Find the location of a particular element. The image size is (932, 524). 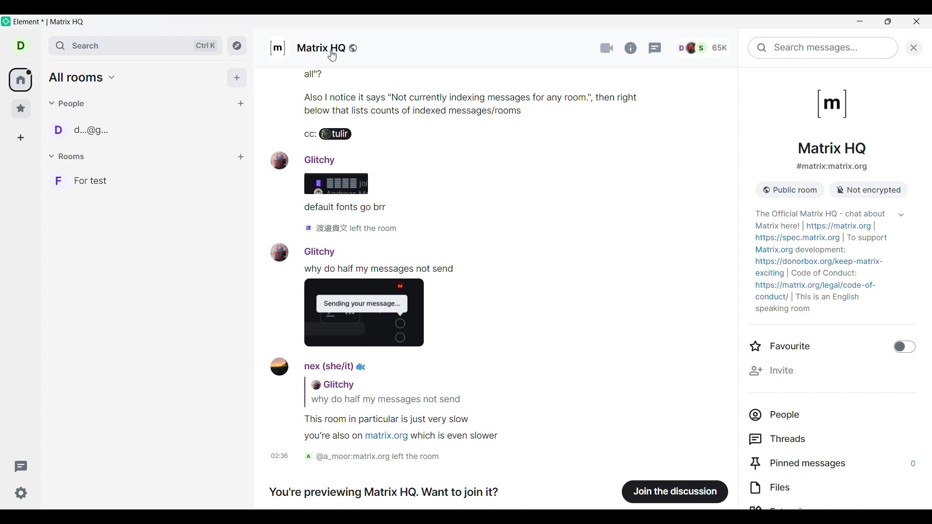

Start chat is located at coordinates (241, 103).